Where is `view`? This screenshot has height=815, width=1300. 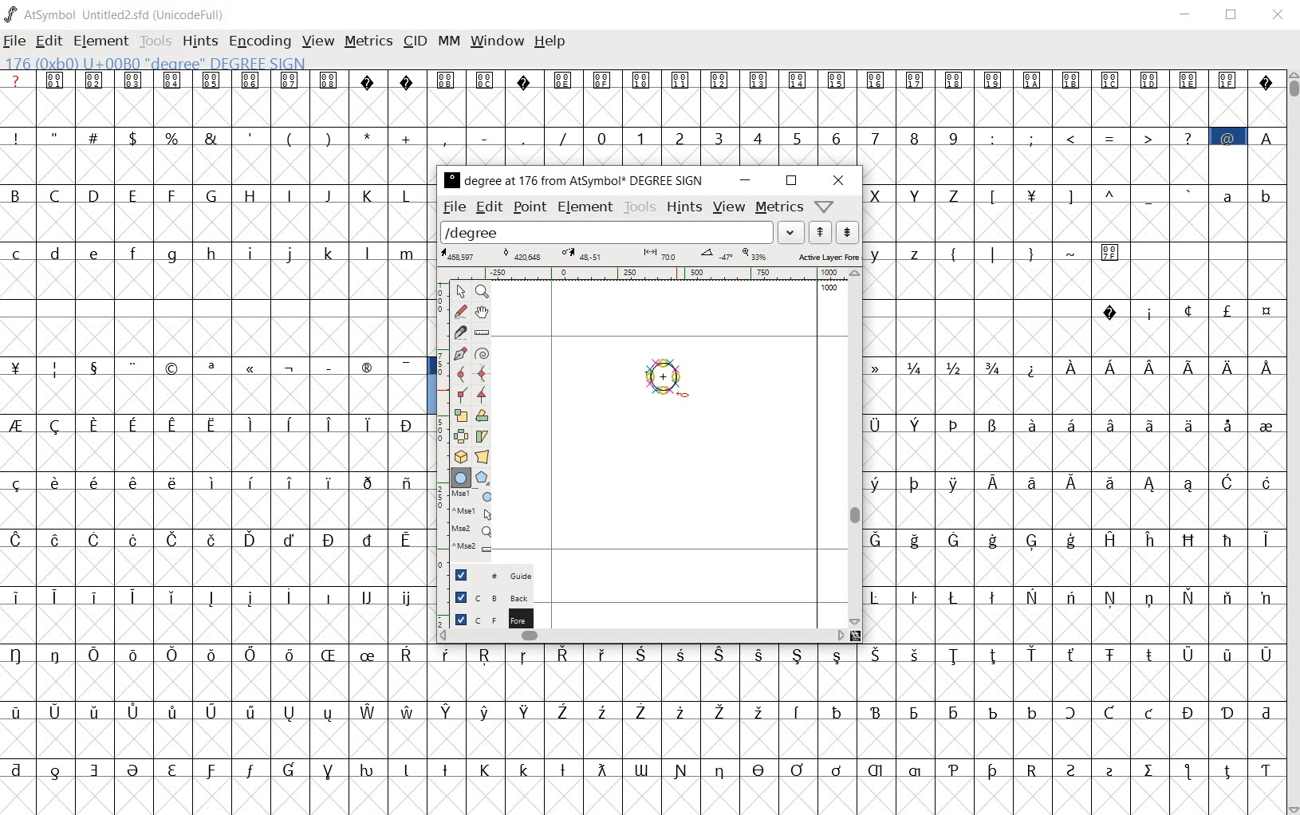 view is located at coordinates (317, 41).